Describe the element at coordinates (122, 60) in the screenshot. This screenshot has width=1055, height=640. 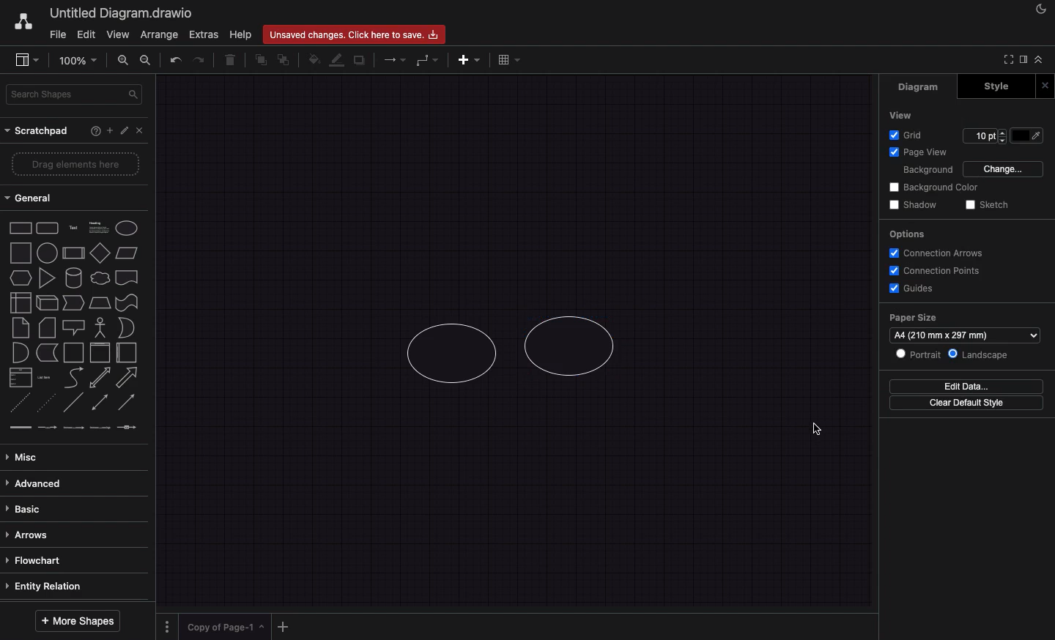
I see `zoom in` at that location.